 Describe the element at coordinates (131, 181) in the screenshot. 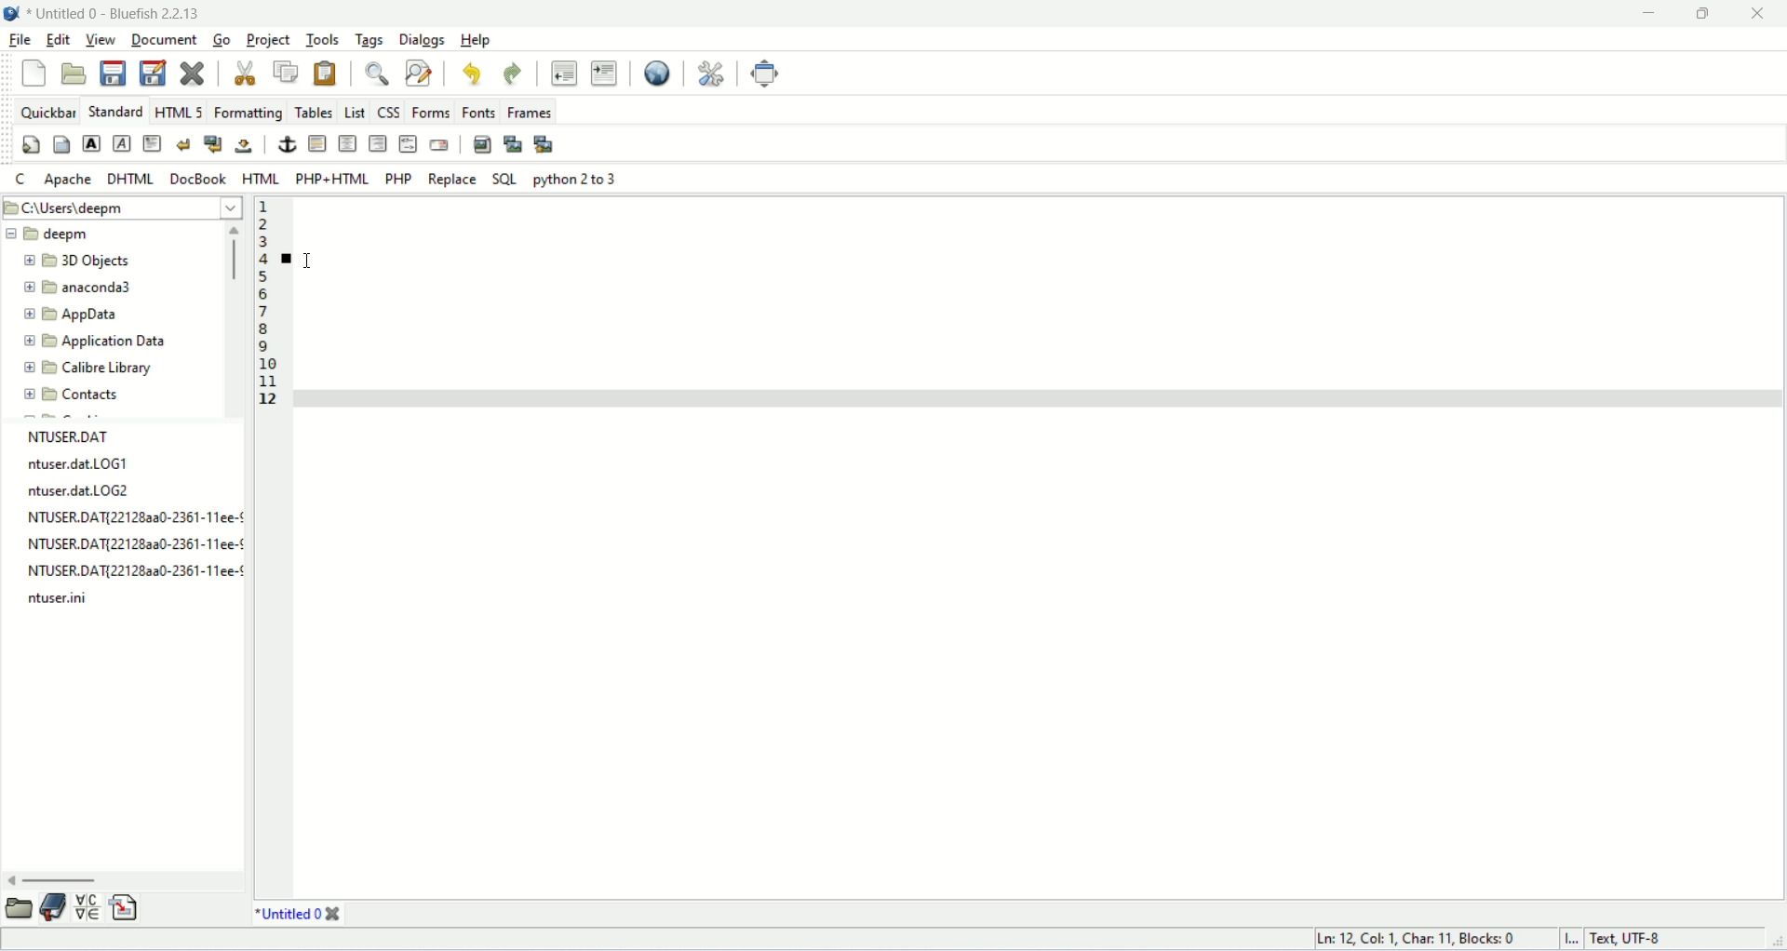

I see `DHTML` at that location.